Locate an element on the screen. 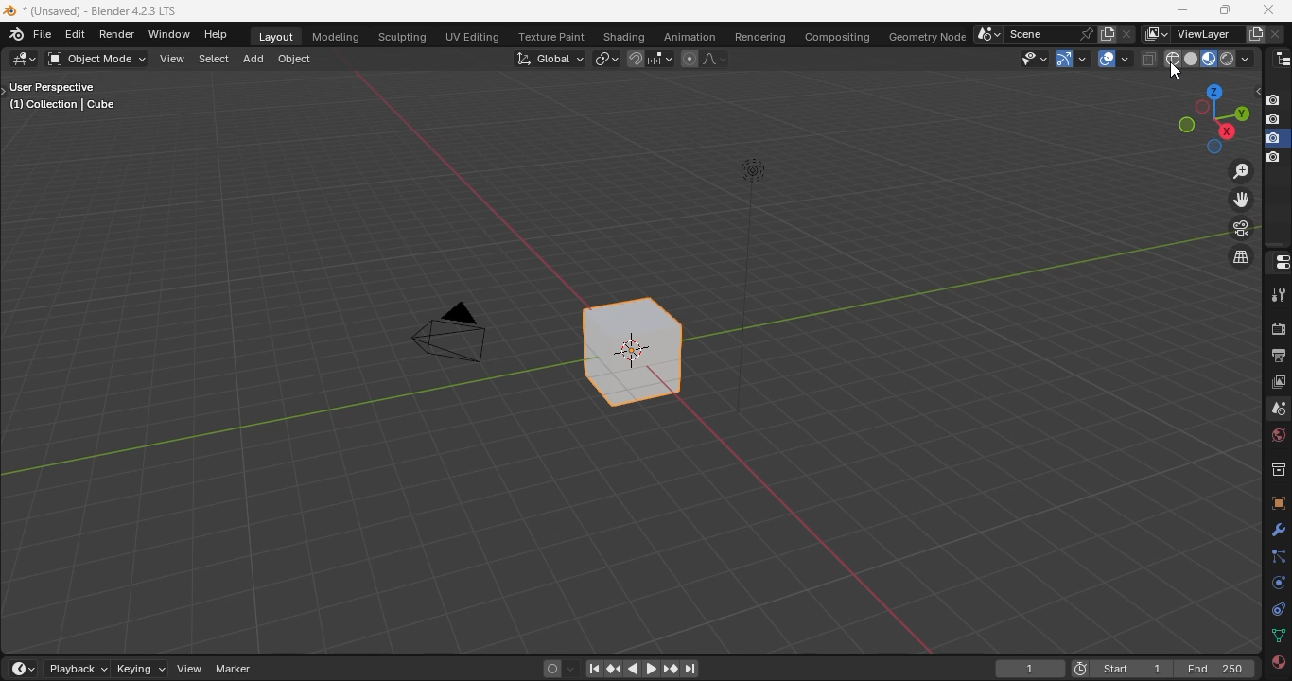 The height and width of the screenshot is (681, 1292). add is located at coordinates (256, 60).